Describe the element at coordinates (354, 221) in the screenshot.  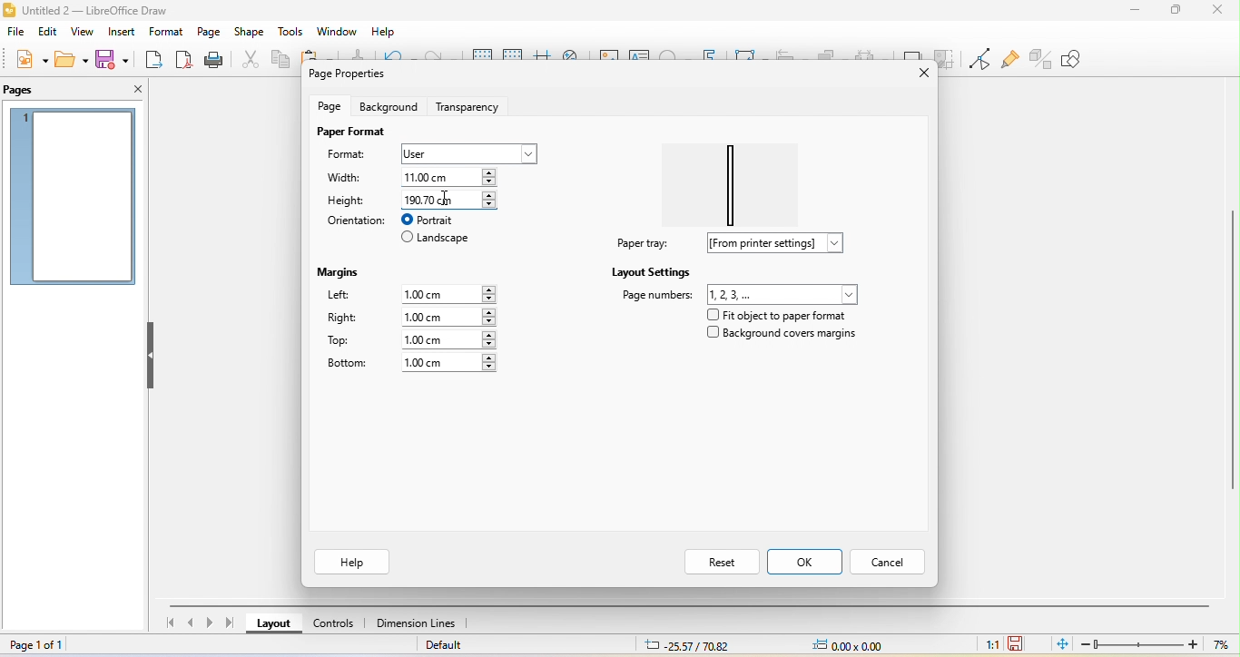
I see `orientation` at that location.